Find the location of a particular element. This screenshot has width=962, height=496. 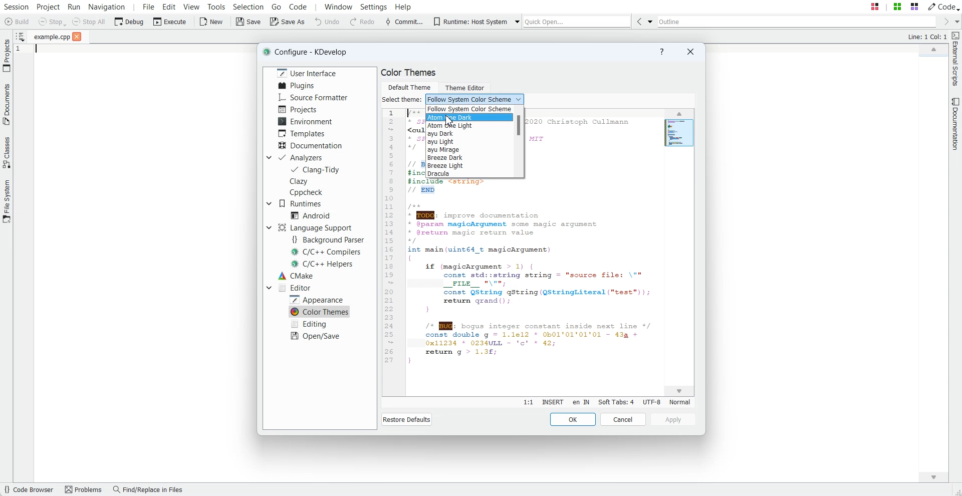

Execute is located at coordinates (170, 22).